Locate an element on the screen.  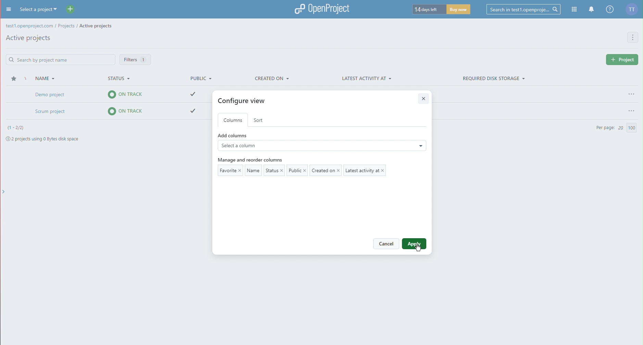
Close is located at coordinates (424, 99).